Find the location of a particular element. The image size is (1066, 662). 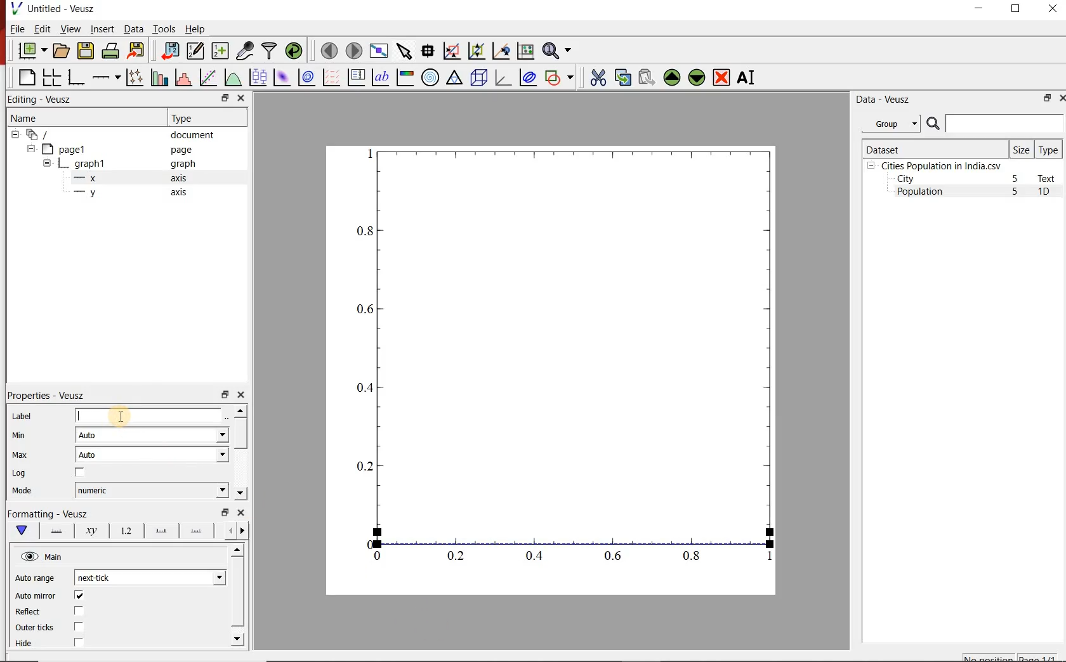

plot a 2d dataset as an image is located at coordinates (280, 76).